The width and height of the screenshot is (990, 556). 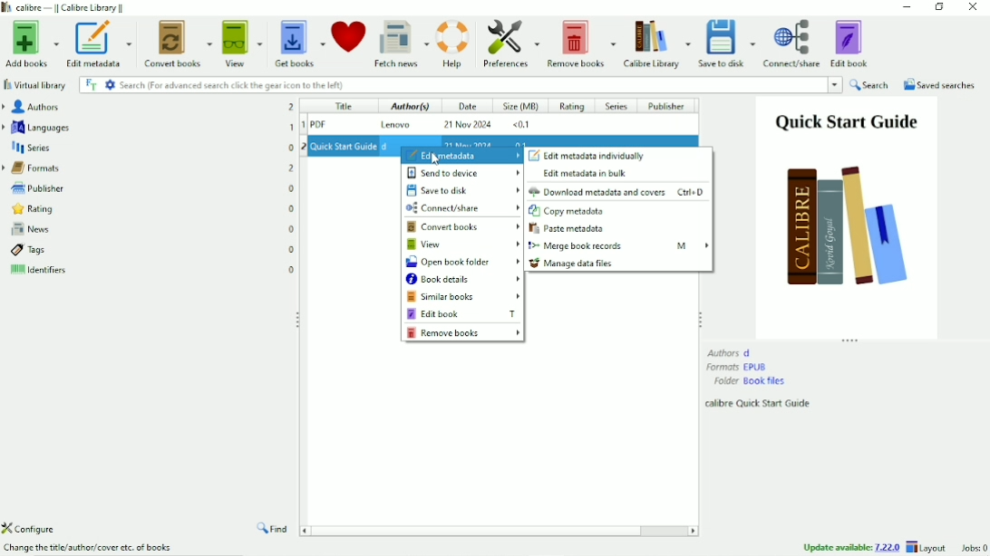 What do you see at coordinates (618, 245) in the screenshot?
I see `Merge book records` at bounding box center [618, 245].